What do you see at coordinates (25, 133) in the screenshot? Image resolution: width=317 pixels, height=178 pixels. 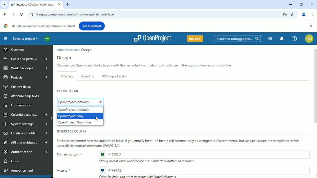 I see `Emails and notifications` at bounding box center [25, 133].